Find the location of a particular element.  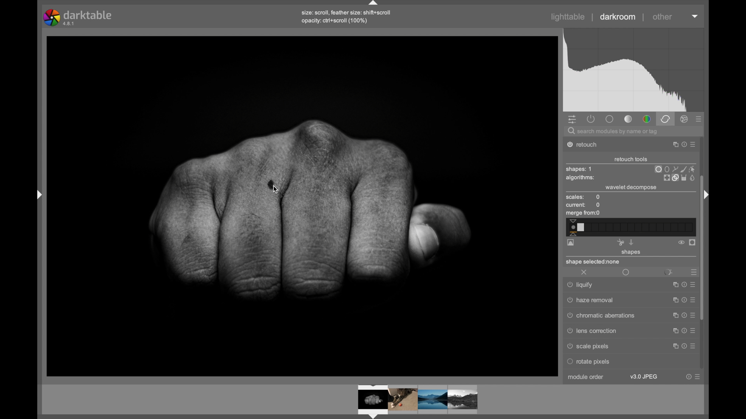

image peview is located at coordinates (410, 401).